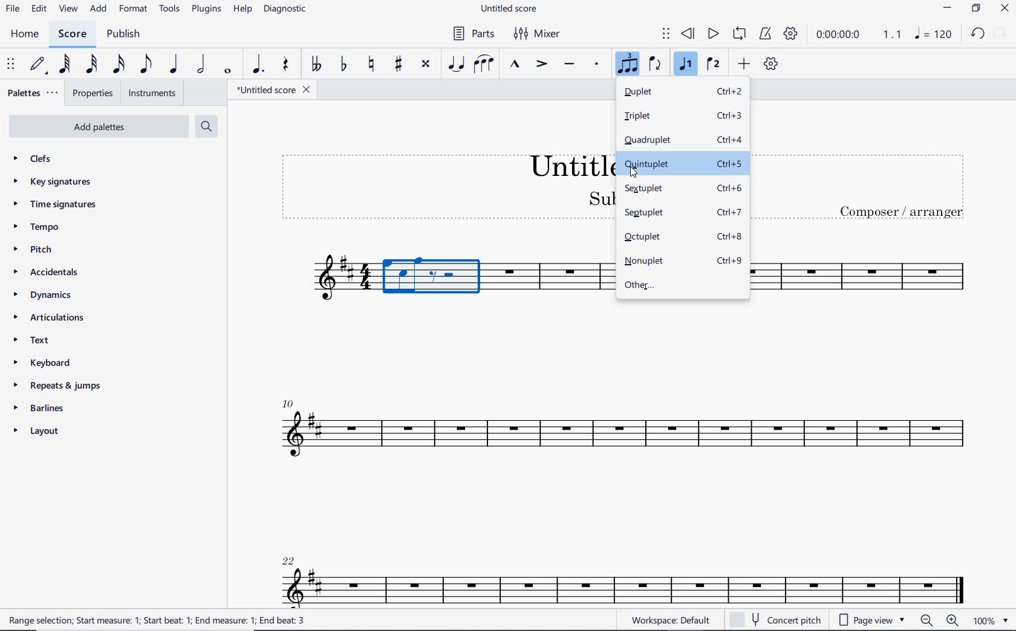 Image resolution: width=1016 pixels, height=631 pixels. What do you see at coordinates (37, 65) in the screenshot?
I see `DEFAULT (STEP TIME)` at bounding box center [37, 65].